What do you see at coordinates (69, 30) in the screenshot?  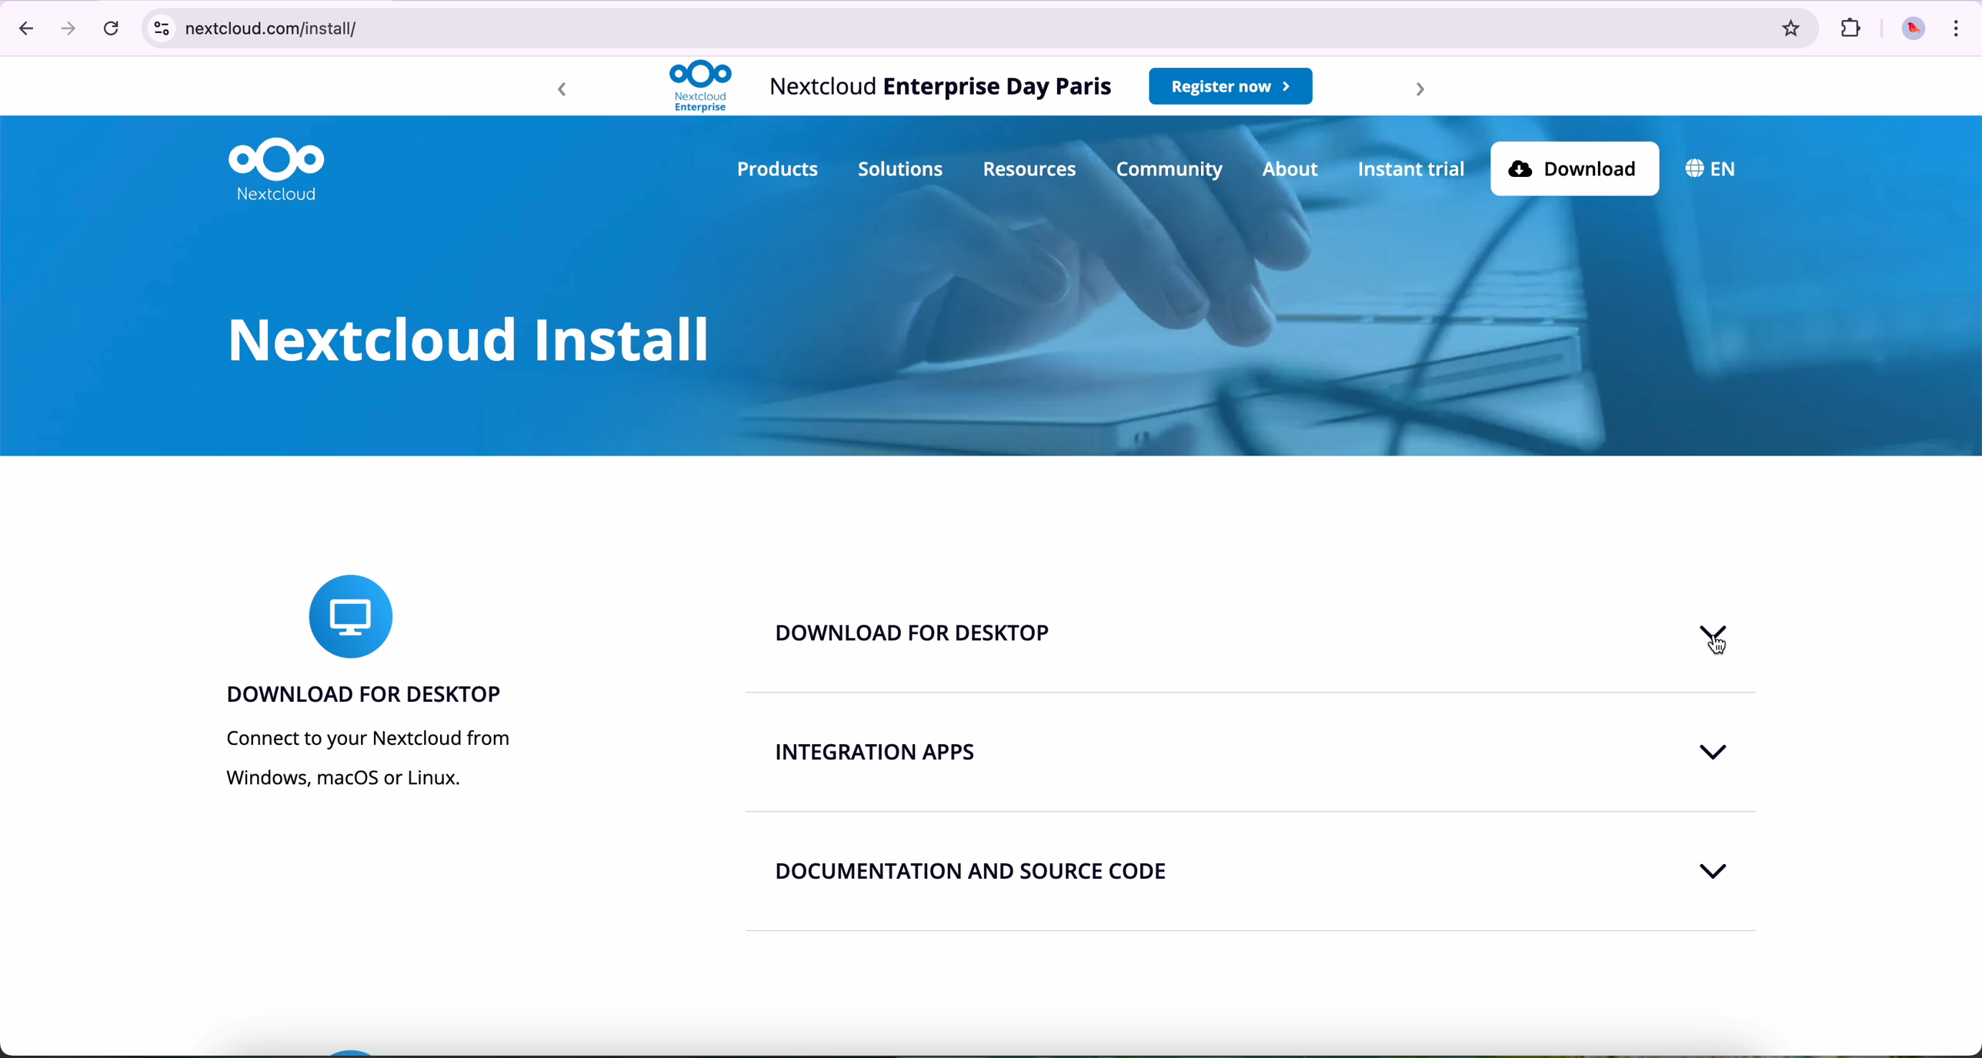 I see `navigate foward` at bounding box center [69, 30].